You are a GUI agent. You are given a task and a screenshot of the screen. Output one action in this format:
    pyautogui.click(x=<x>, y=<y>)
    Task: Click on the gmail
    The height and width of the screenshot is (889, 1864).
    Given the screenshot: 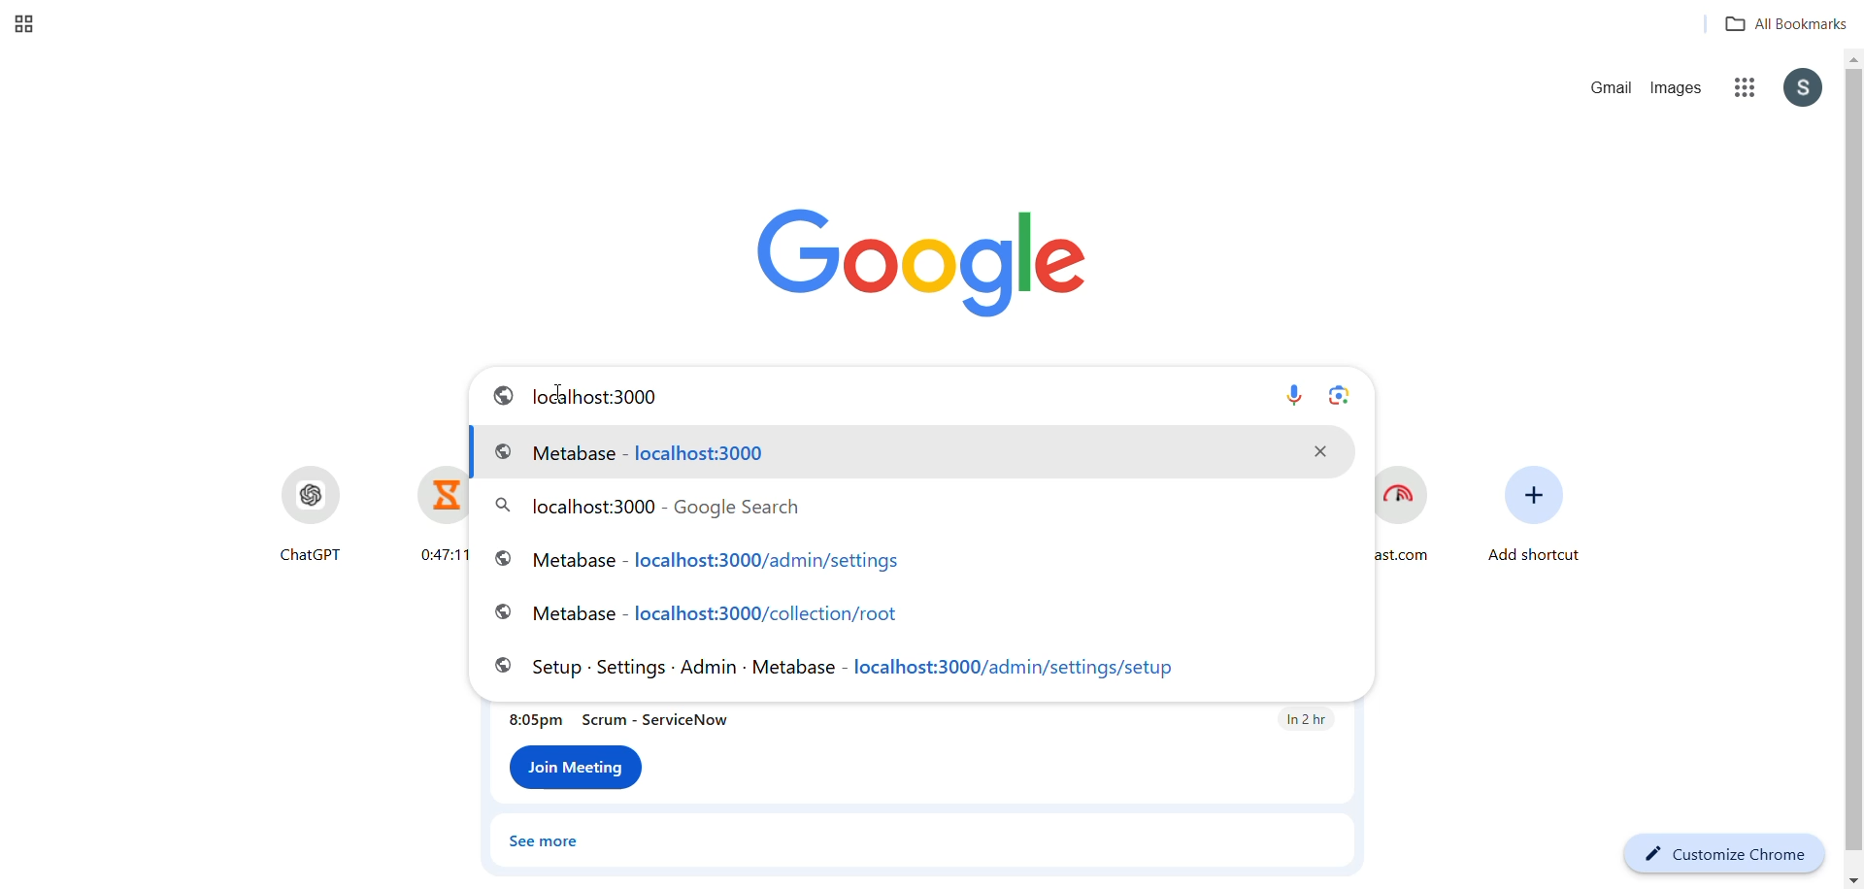 What is the action you would take?
    pyautogui.click(x=1609, y=90)
    